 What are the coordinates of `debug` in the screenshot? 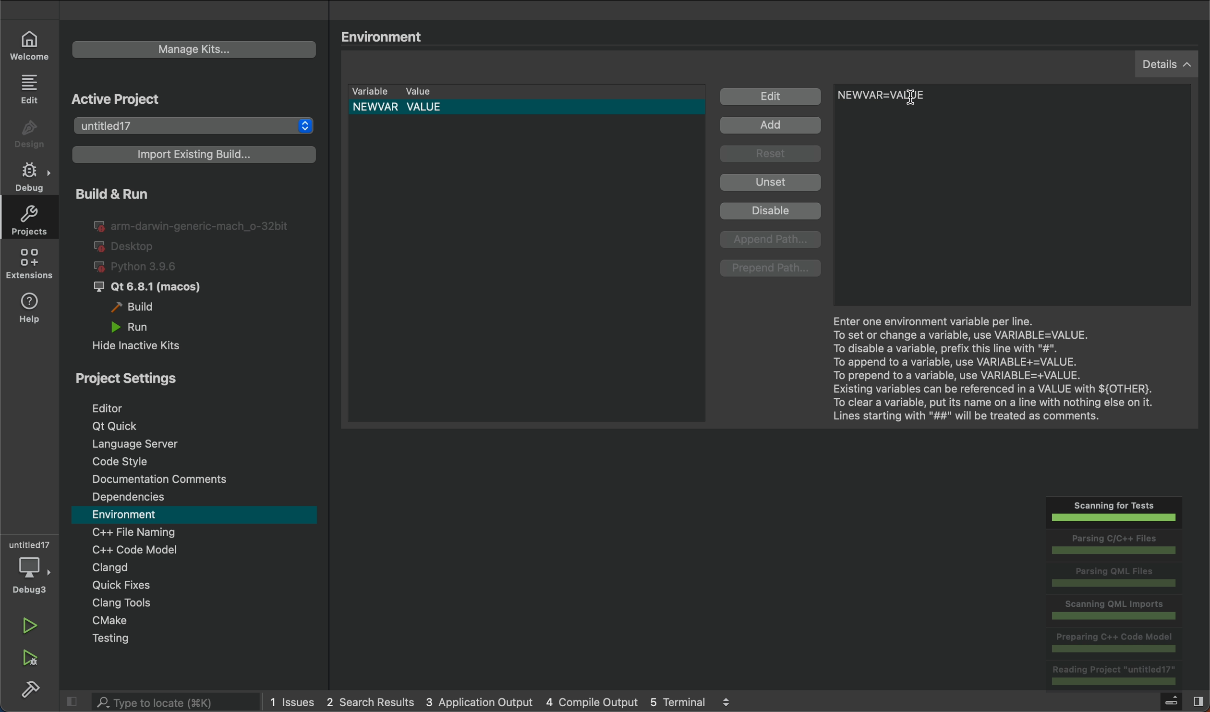 It's located at (33, 567).